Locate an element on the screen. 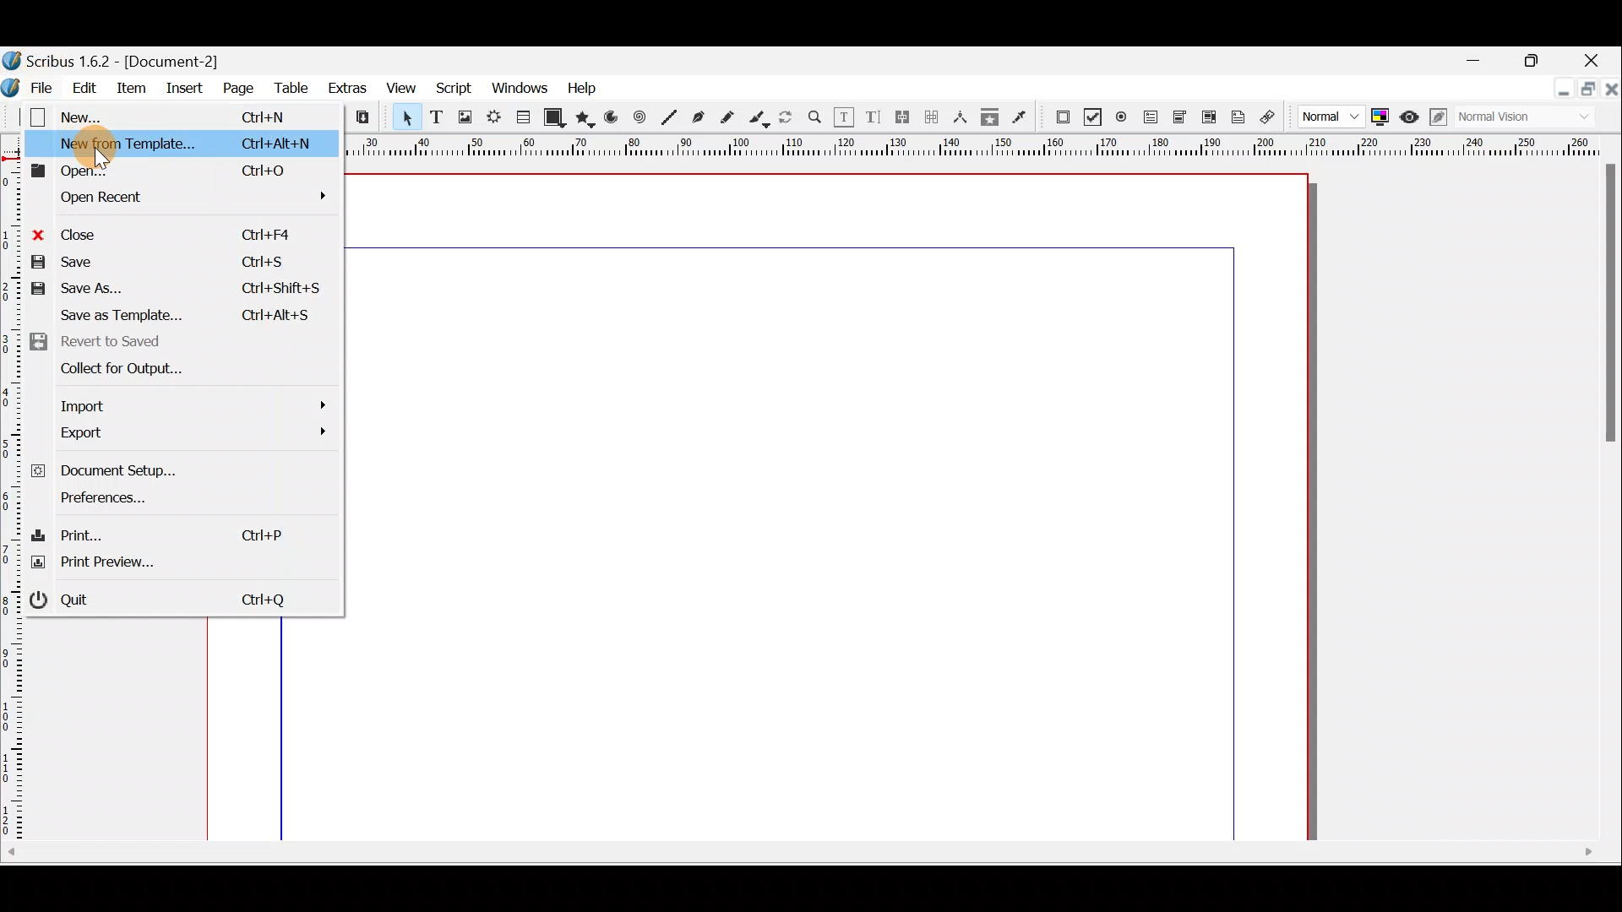  Ruler is located at coordinates (983, 146).